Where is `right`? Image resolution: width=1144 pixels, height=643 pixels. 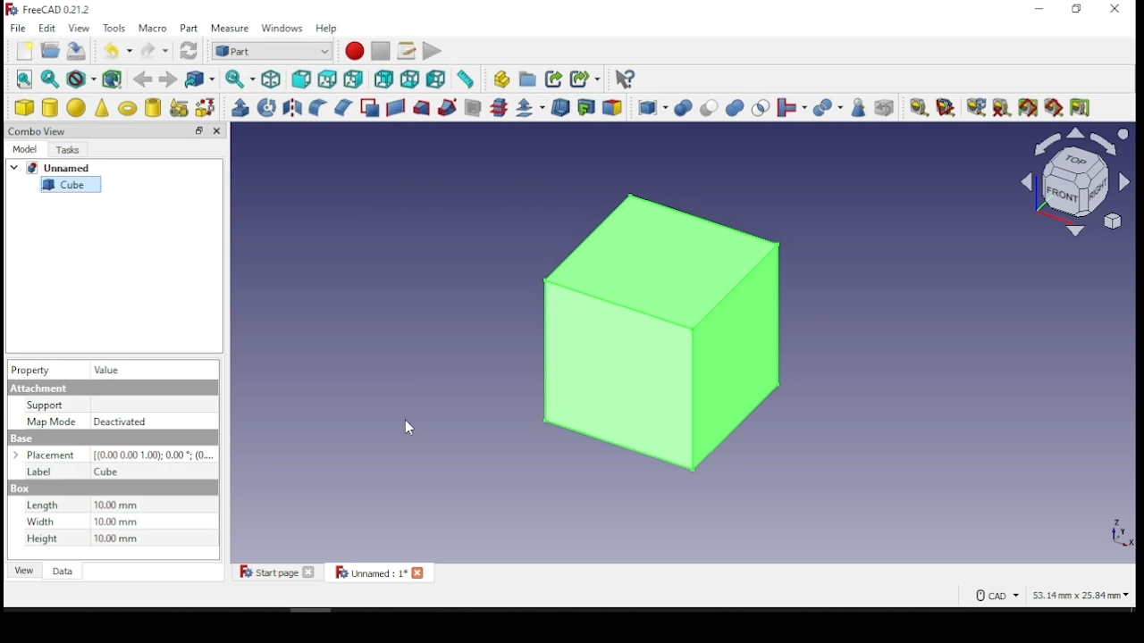 right is located at coordinates (355, 79).